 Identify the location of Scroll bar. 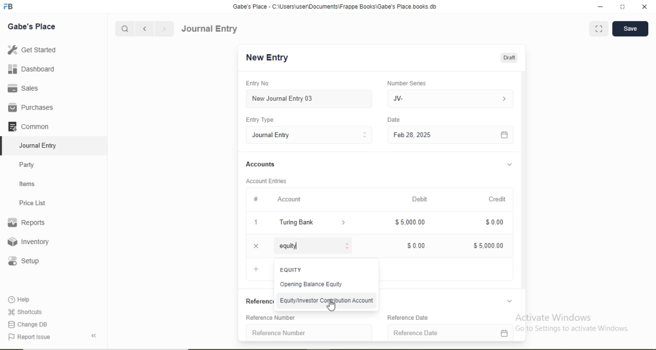
(523, 198).